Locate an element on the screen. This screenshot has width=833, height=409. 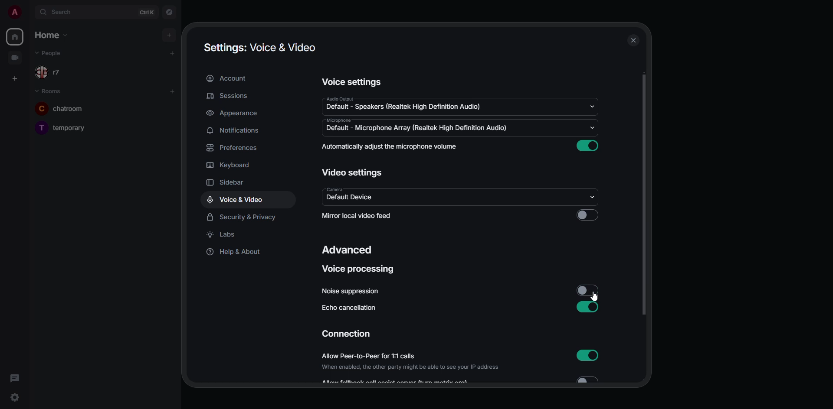
connection is located at coordinates (347, 333).